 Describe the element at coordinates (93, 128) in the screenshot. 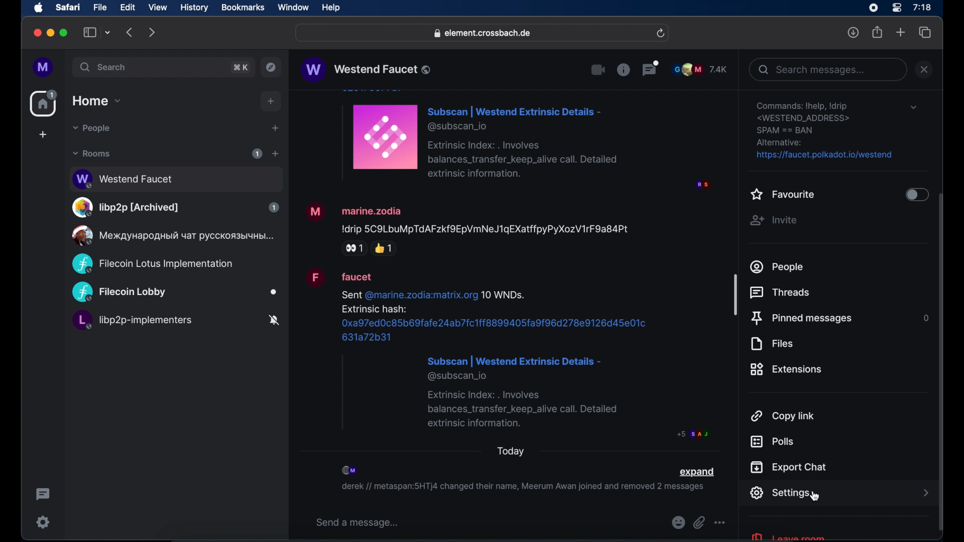

I see `` at that location.